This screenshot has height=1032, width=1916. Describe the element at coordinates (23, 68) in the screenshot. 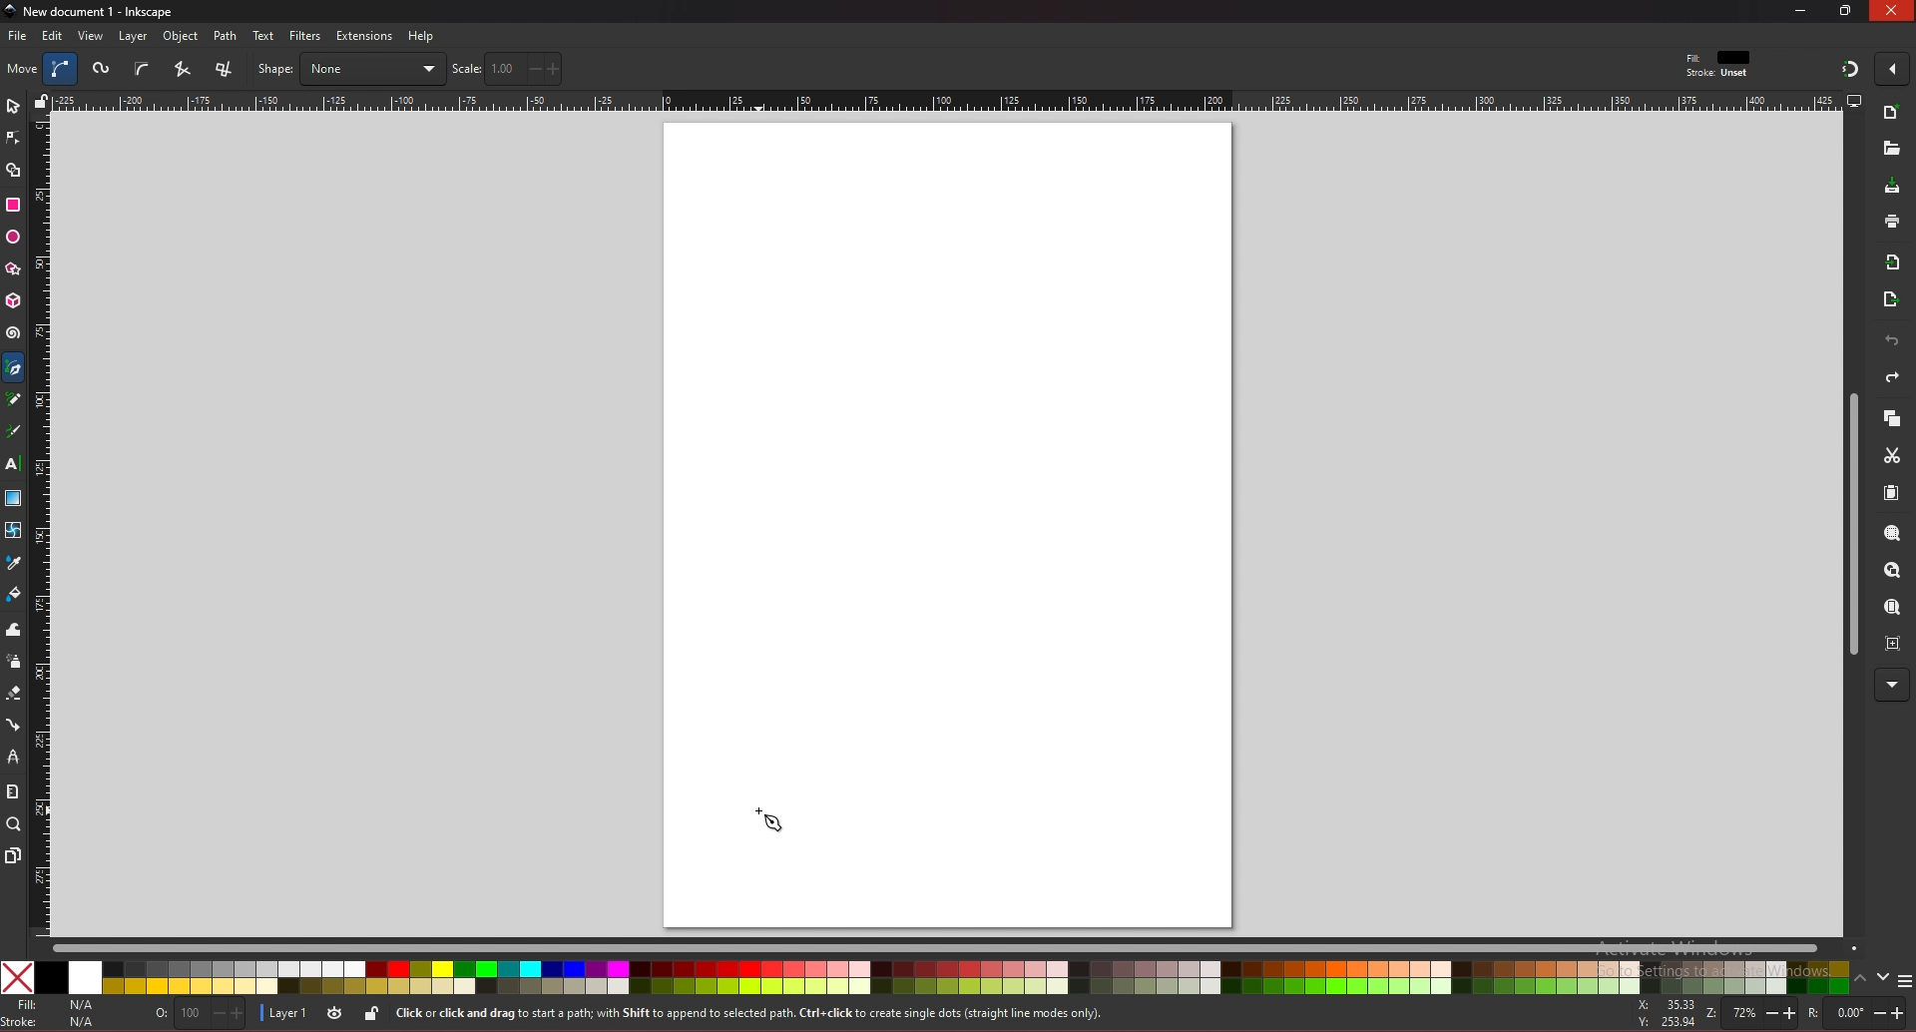

I see `move` at that location.